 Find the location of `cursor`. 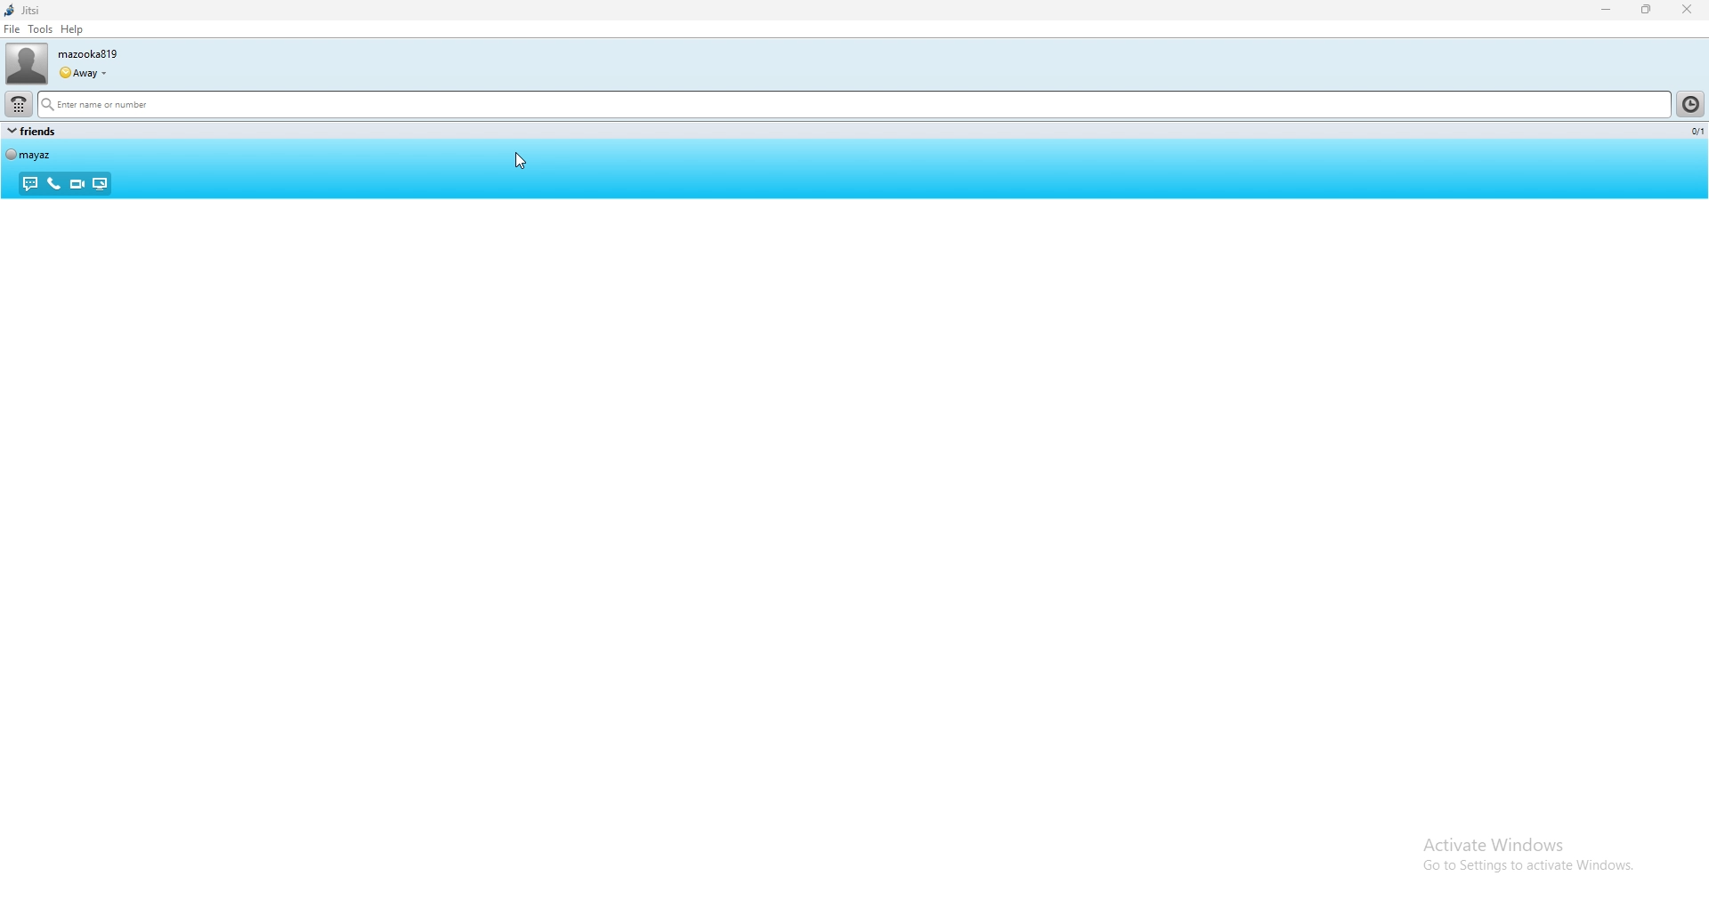

cursor is located at coordinates (522, 160).